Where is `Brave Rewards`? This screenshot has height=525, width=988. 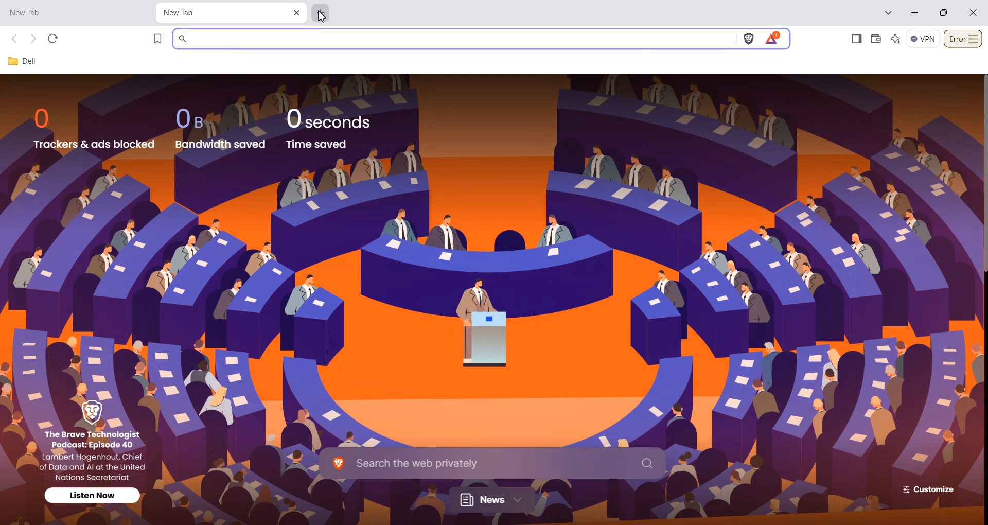 Brave Rewards is located at coordinates (772, 39).